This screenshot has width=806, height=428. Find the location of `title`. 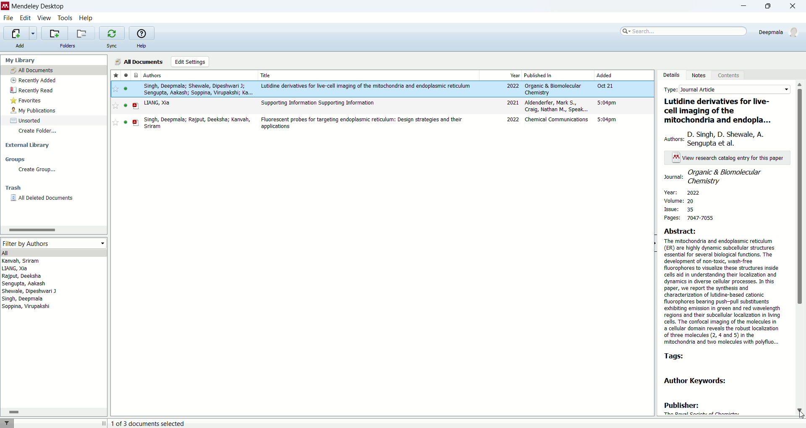

title is located at coordinates (267, 75).